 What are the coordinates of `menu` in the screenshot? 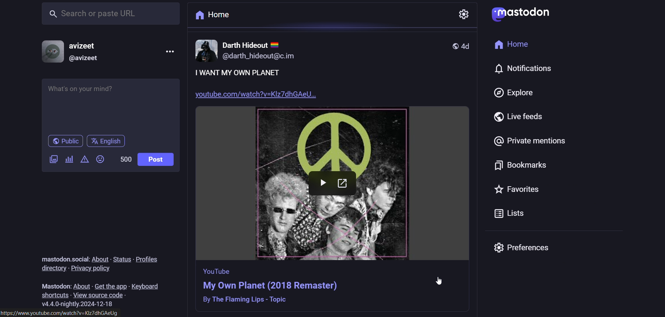 It's located at (171, 51).